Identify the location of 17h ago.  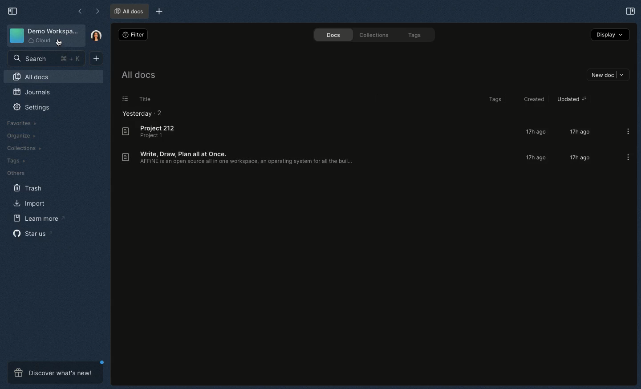
(535, 132).